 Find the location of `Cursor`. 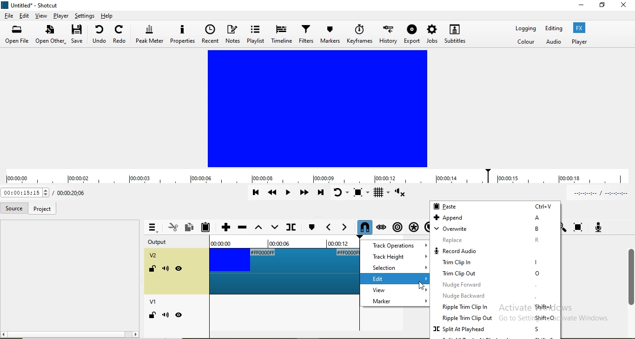

Cursor is located at coordinates (420, 284).